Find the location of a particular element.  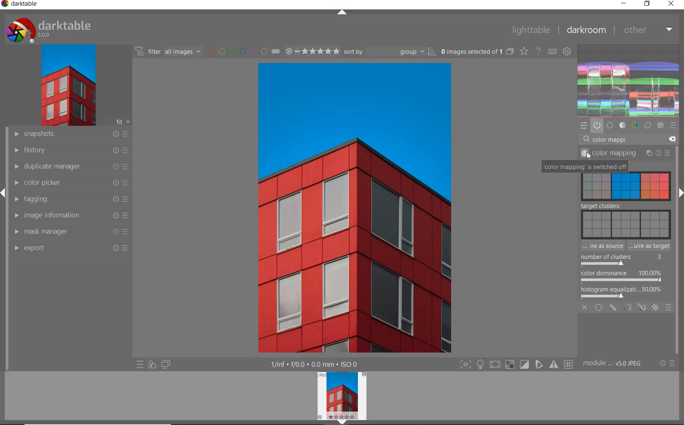

ANALYZE THIS IMAGE AS TARGET IMAGE is located at coordinates (650, 246).